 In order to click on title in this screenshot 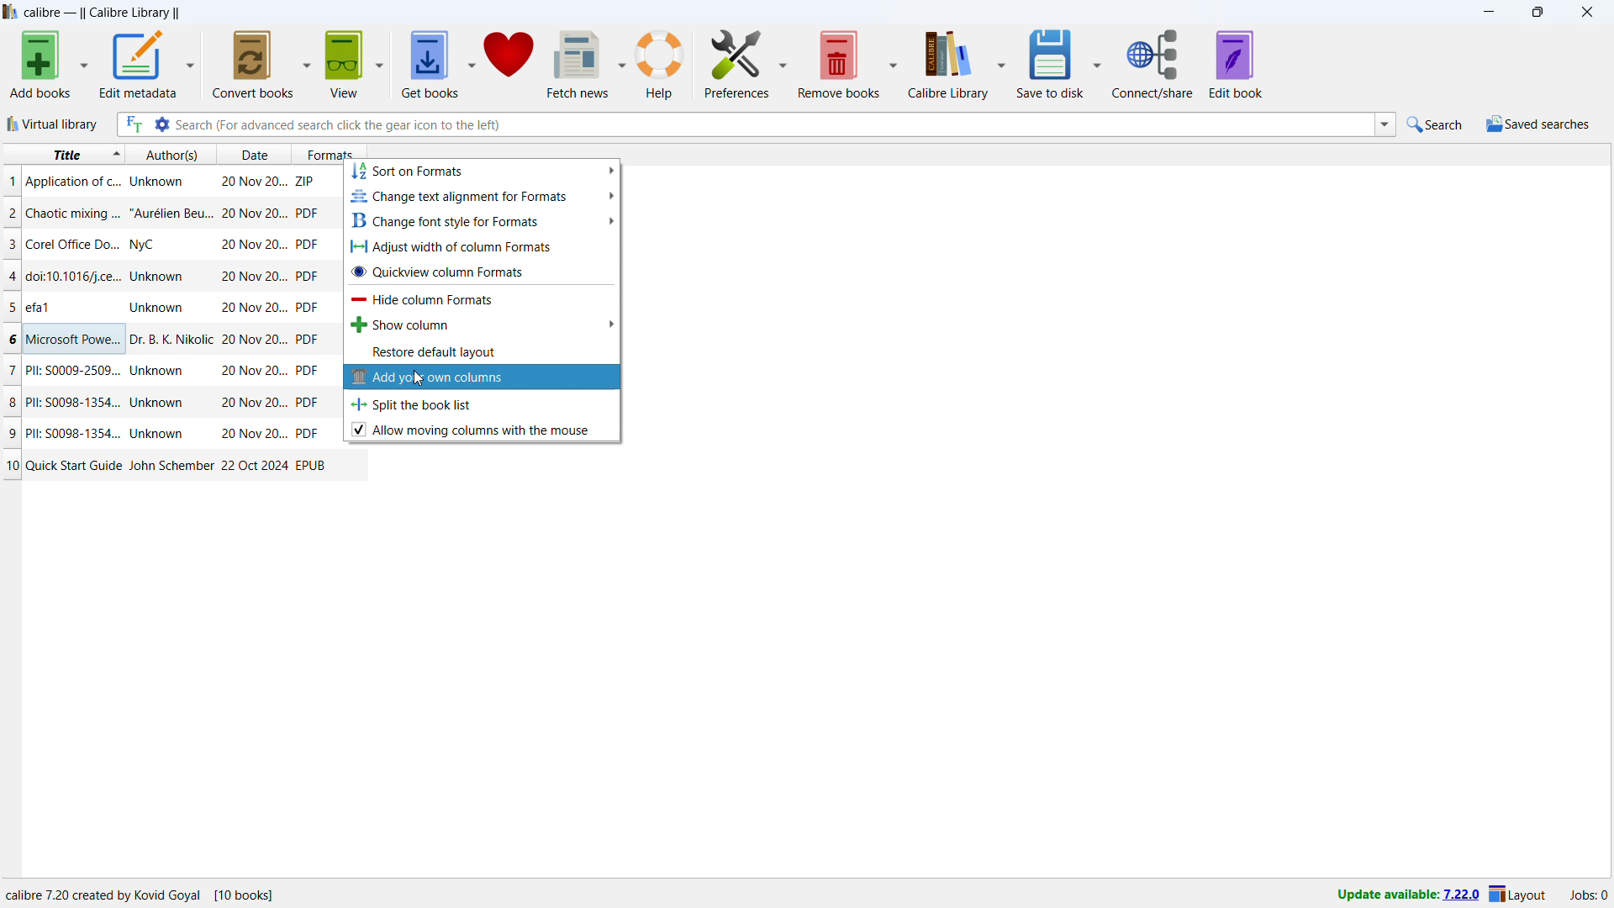, I will do `click(74, 214)`.